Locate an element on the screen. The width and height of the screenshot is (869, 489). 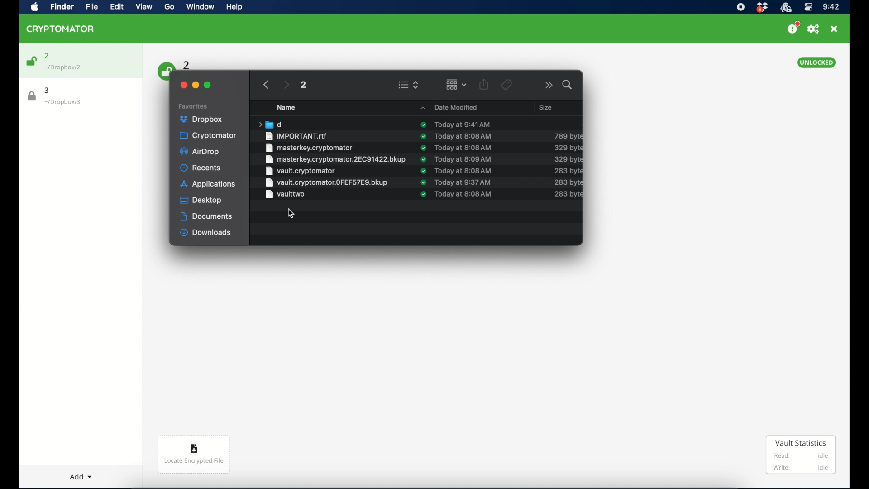
file is located at coordinates (90, 7).